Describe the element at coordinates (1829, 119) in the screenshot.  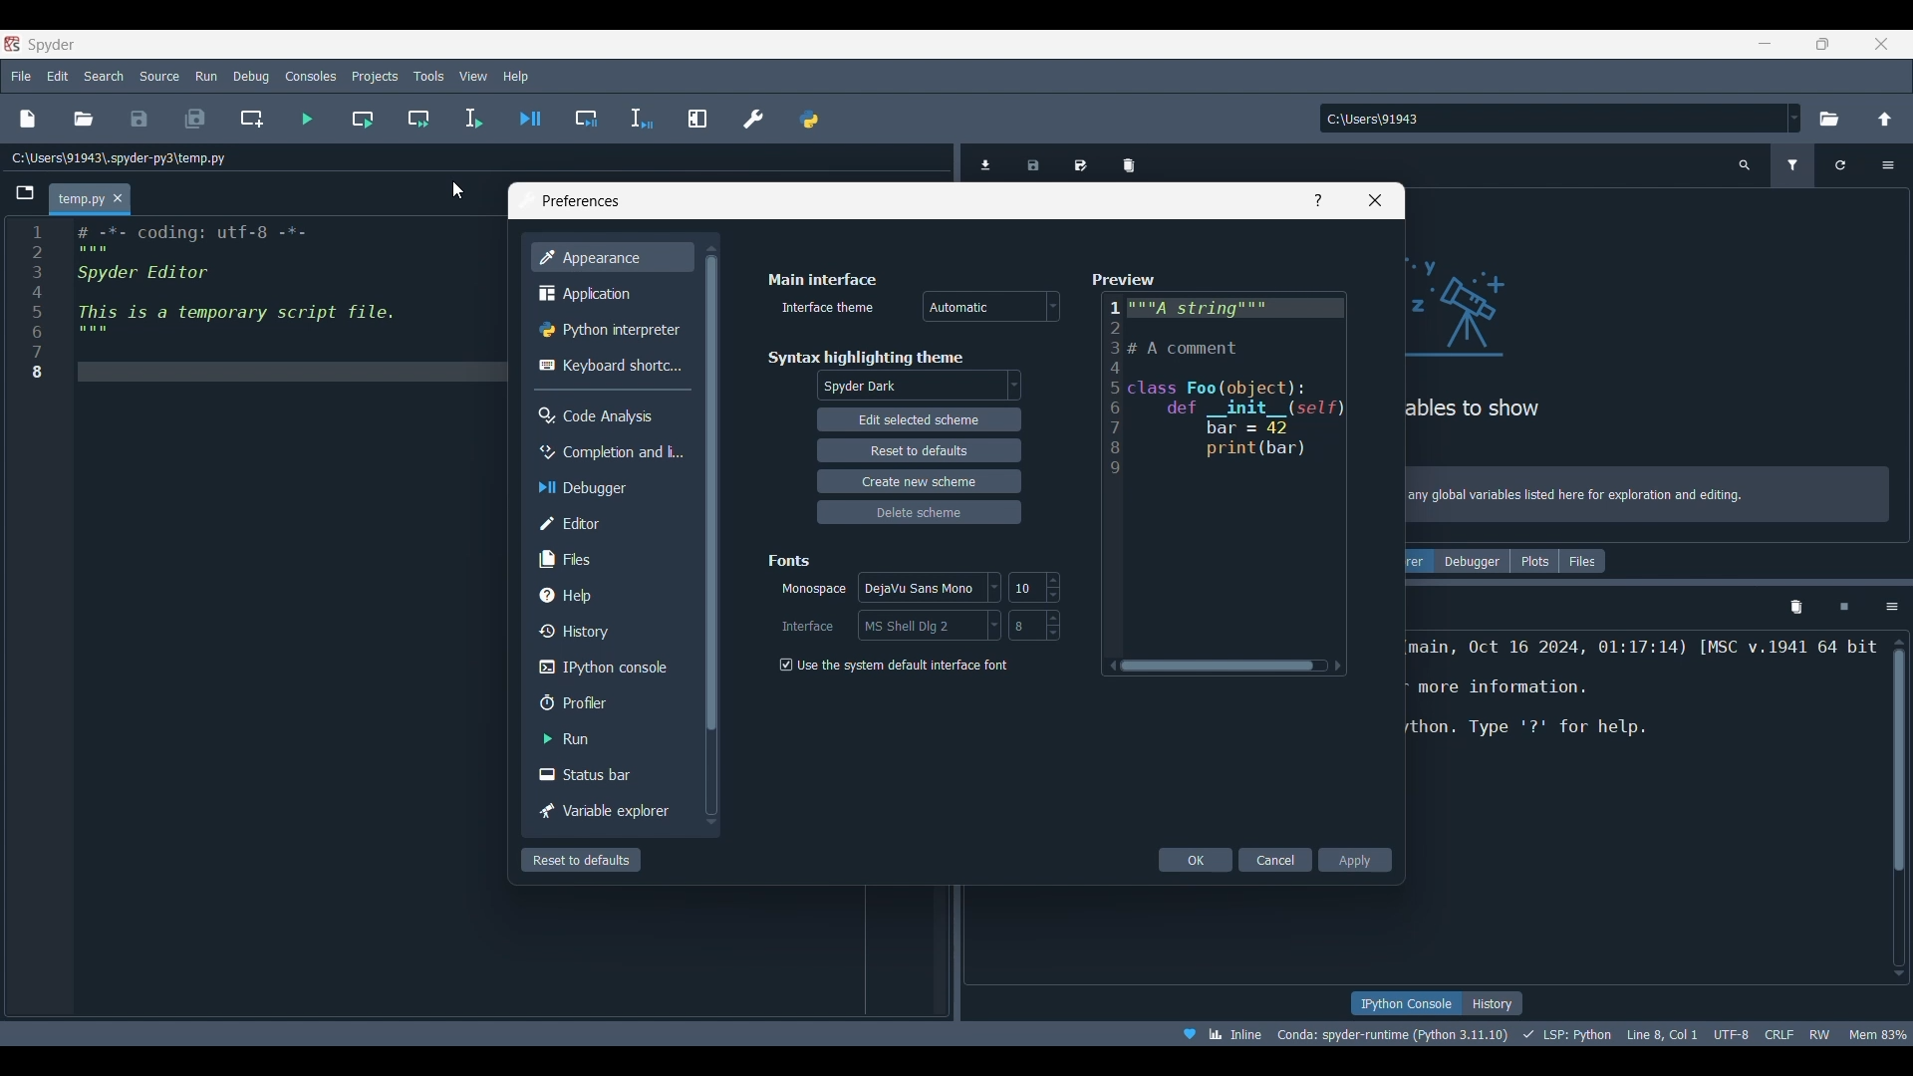
I see `Browse working directory` at that location.